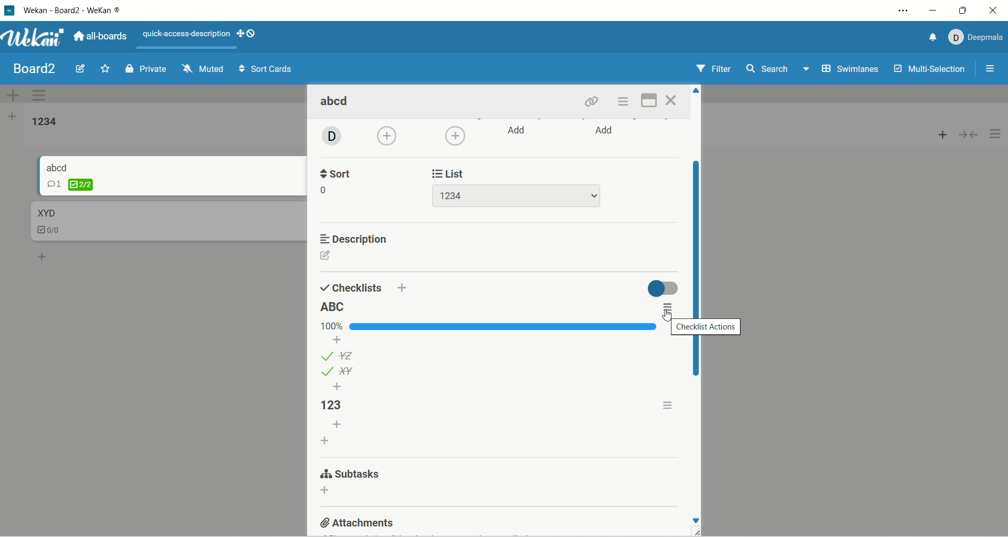 The image size is (1008, 537). What do you see at coordinates (325, 492) in the screenshot?
I see `add` at bounding box center [325, 492].